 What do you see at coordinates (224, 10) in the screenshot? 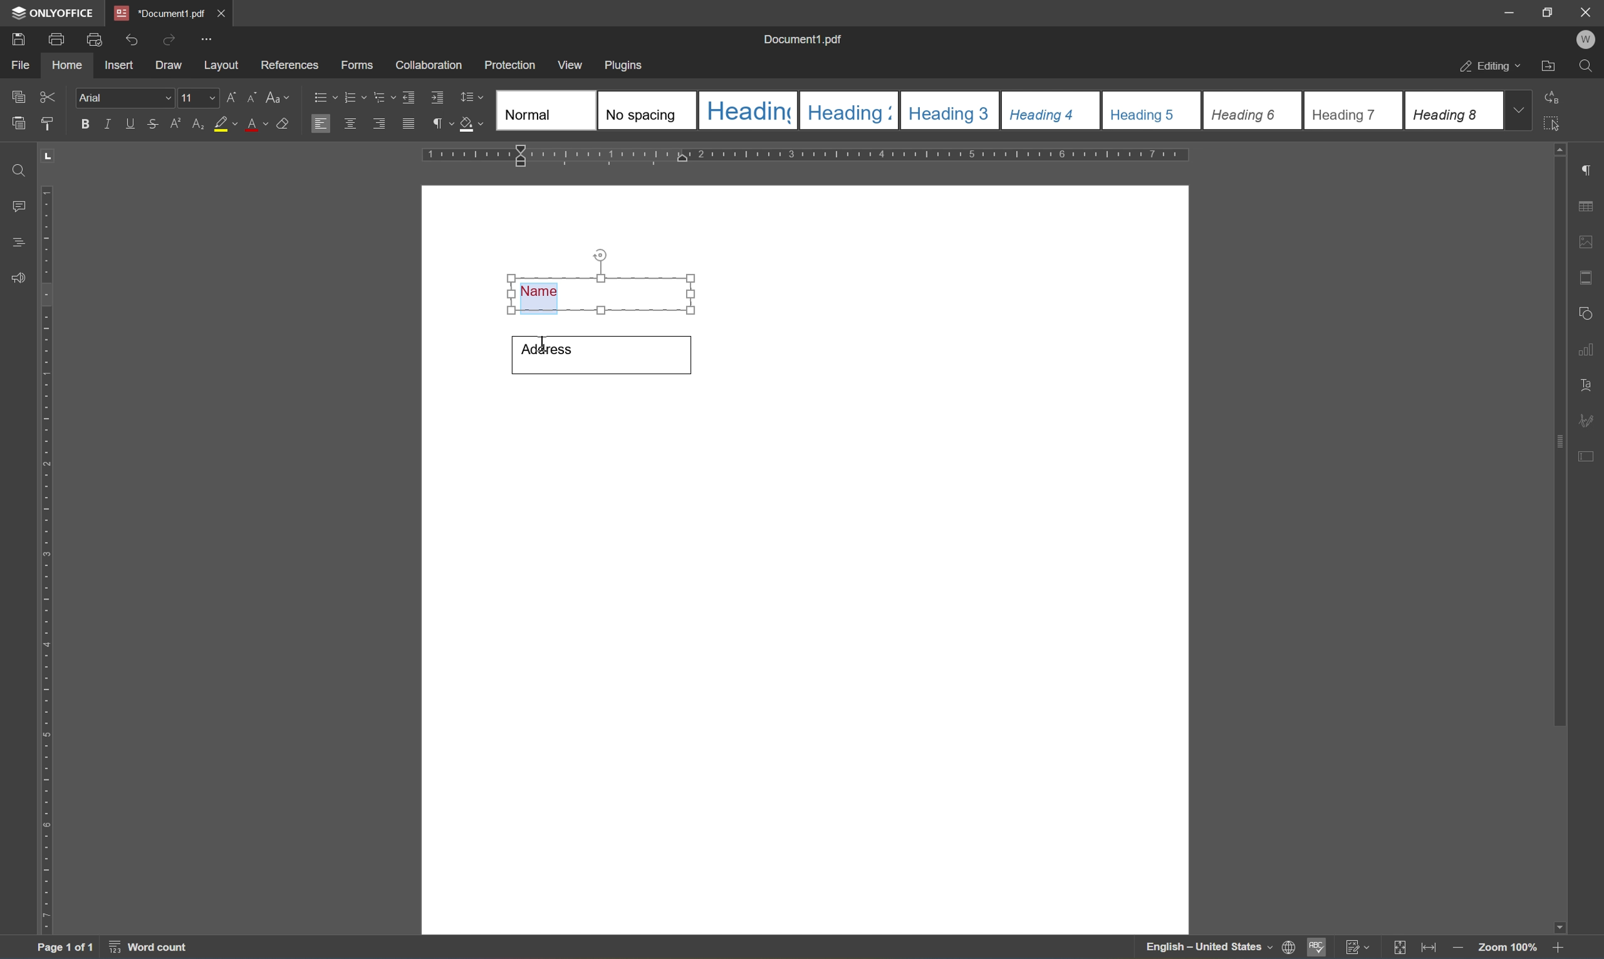
I see `close` at bounding box center [224, 10].